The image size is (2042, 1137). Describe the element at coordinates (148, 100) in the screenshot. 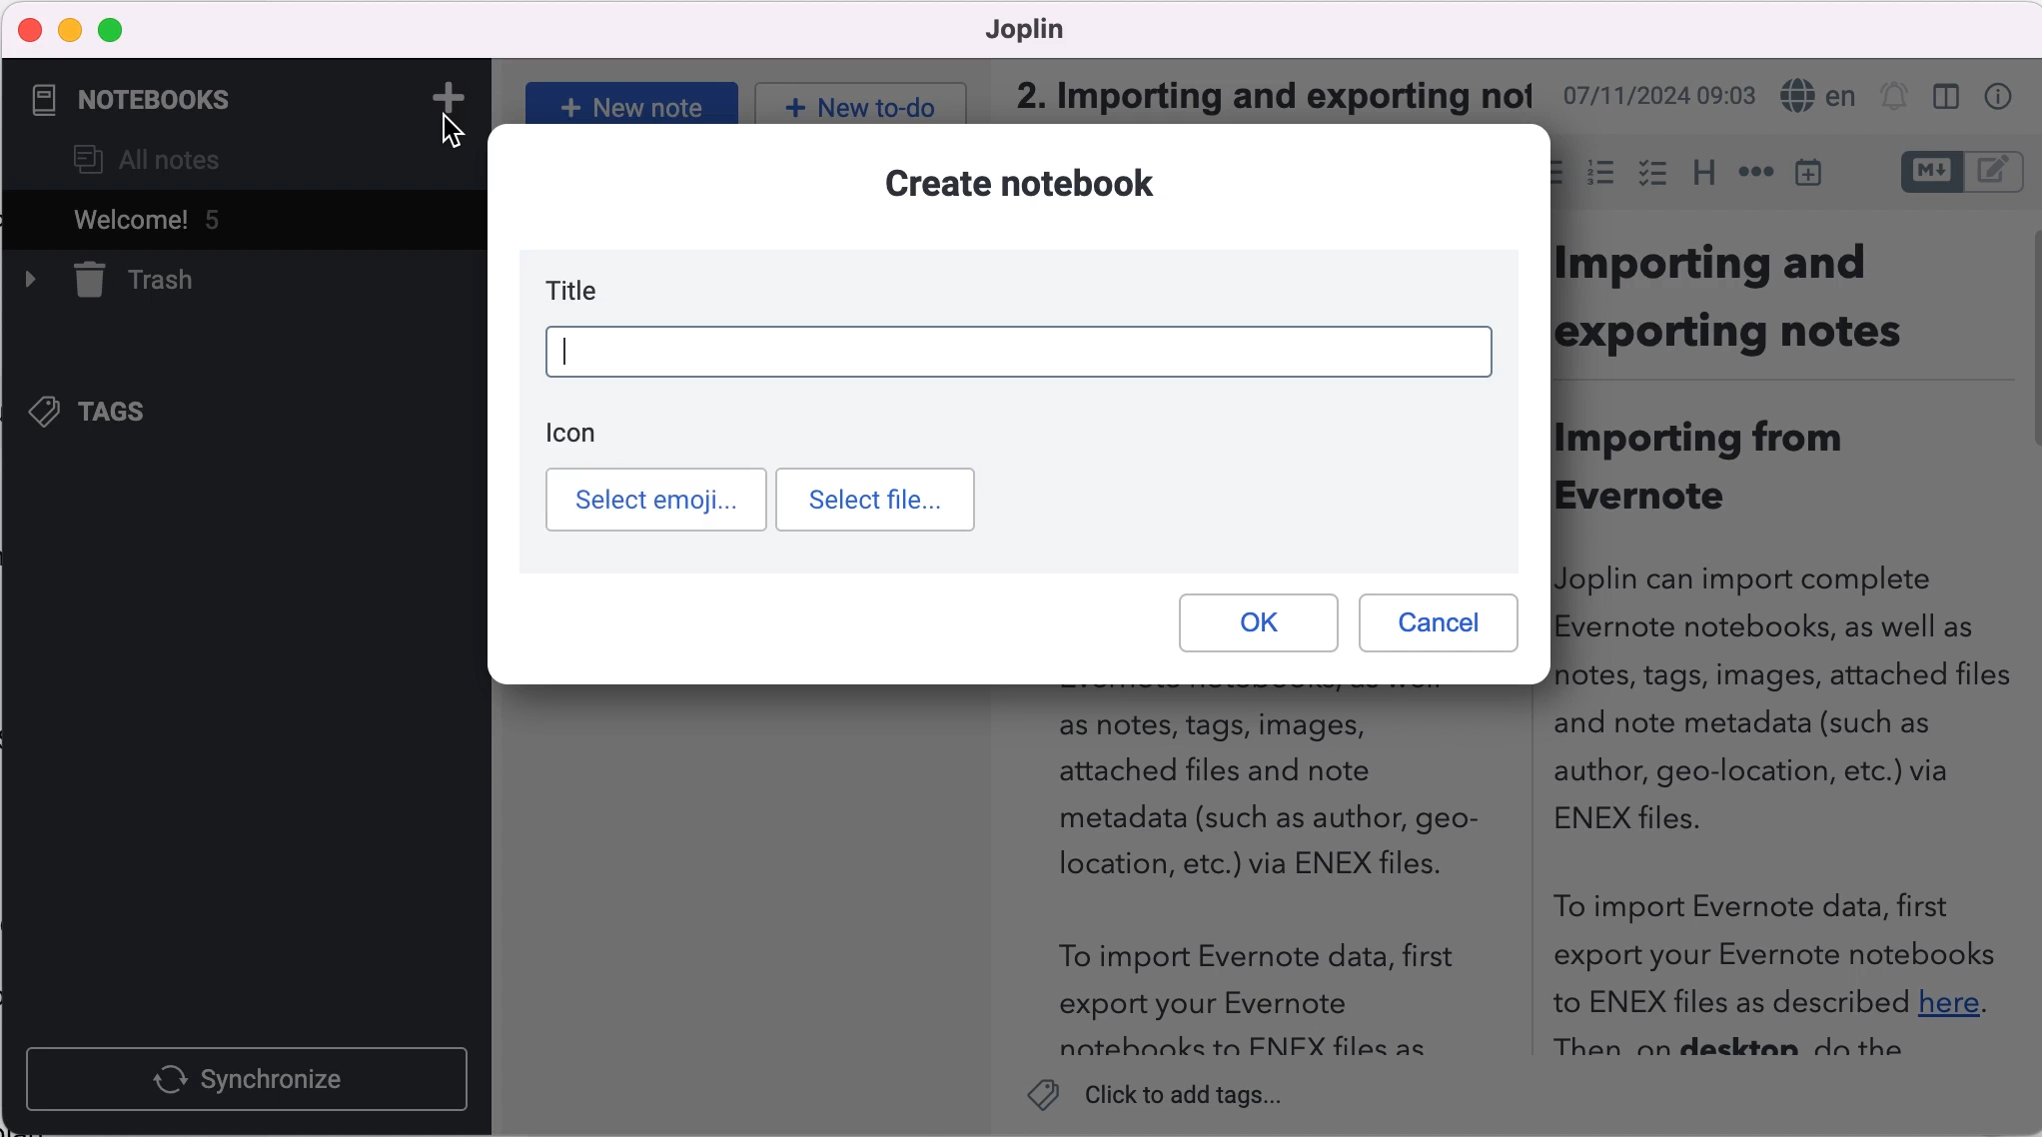

I see `notebooks` at that location.